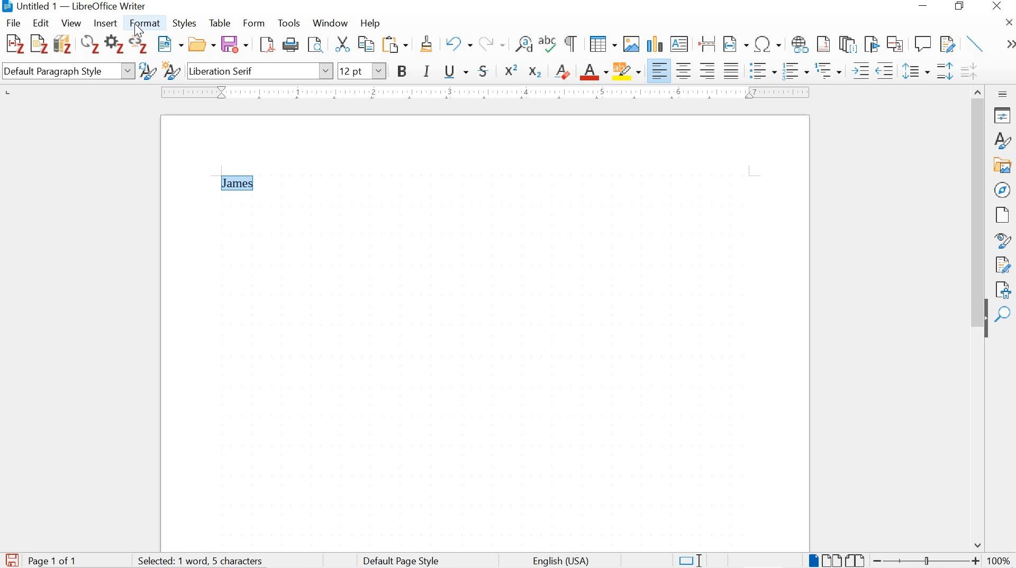  What do you see at coordinates (985, 324) in the screenshot?
I see `hide sidebar` at bounding box center [985, 324].